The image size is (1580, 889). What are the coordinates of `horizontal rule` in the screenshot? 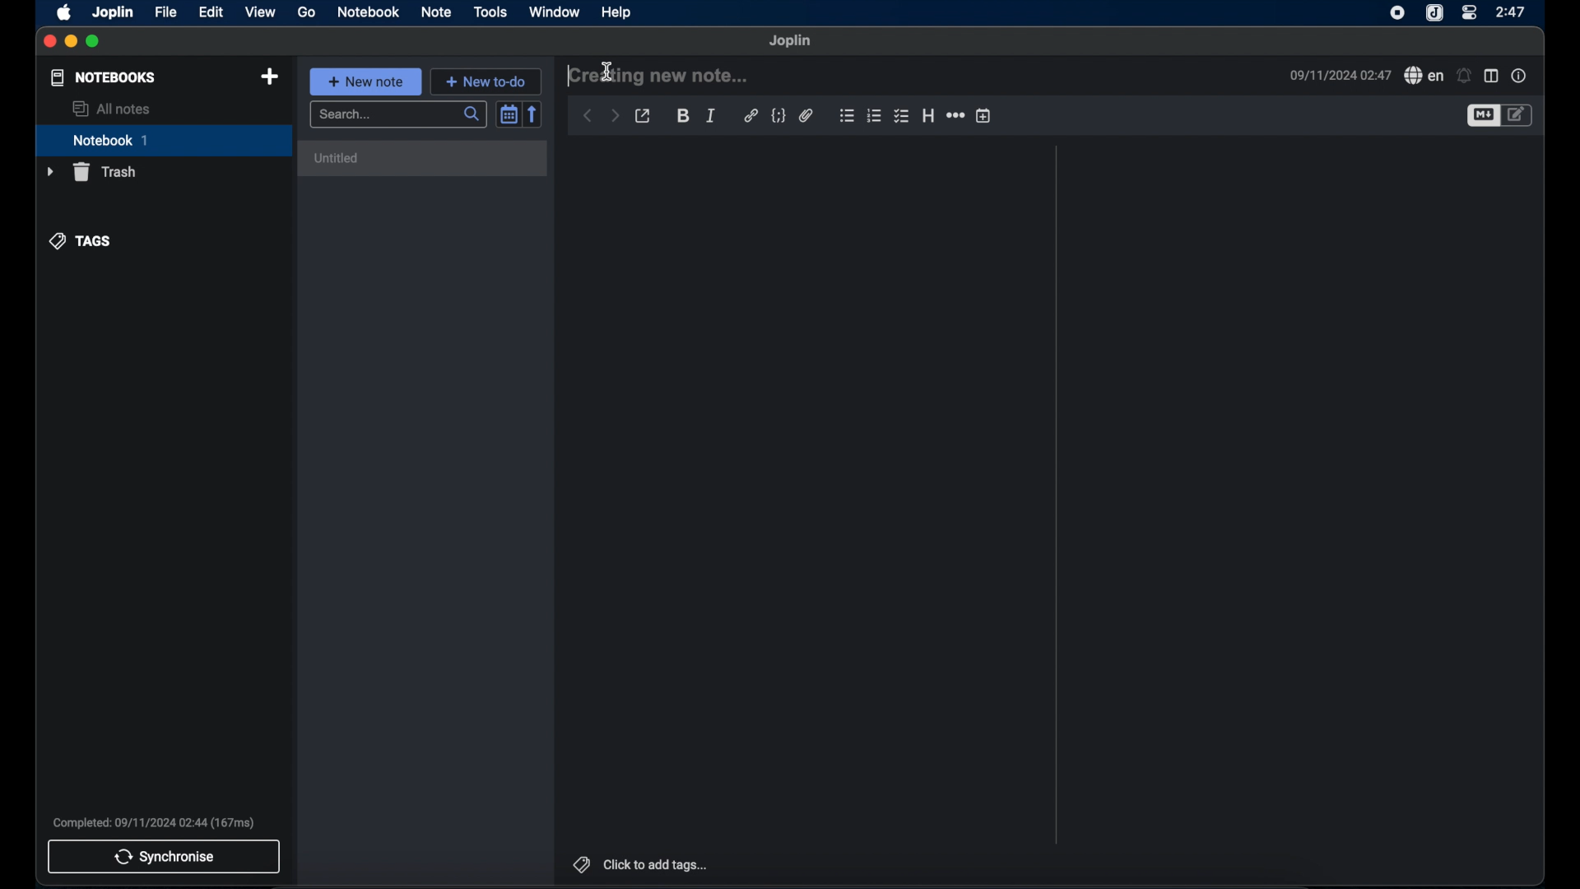 It's located at (955, 115).